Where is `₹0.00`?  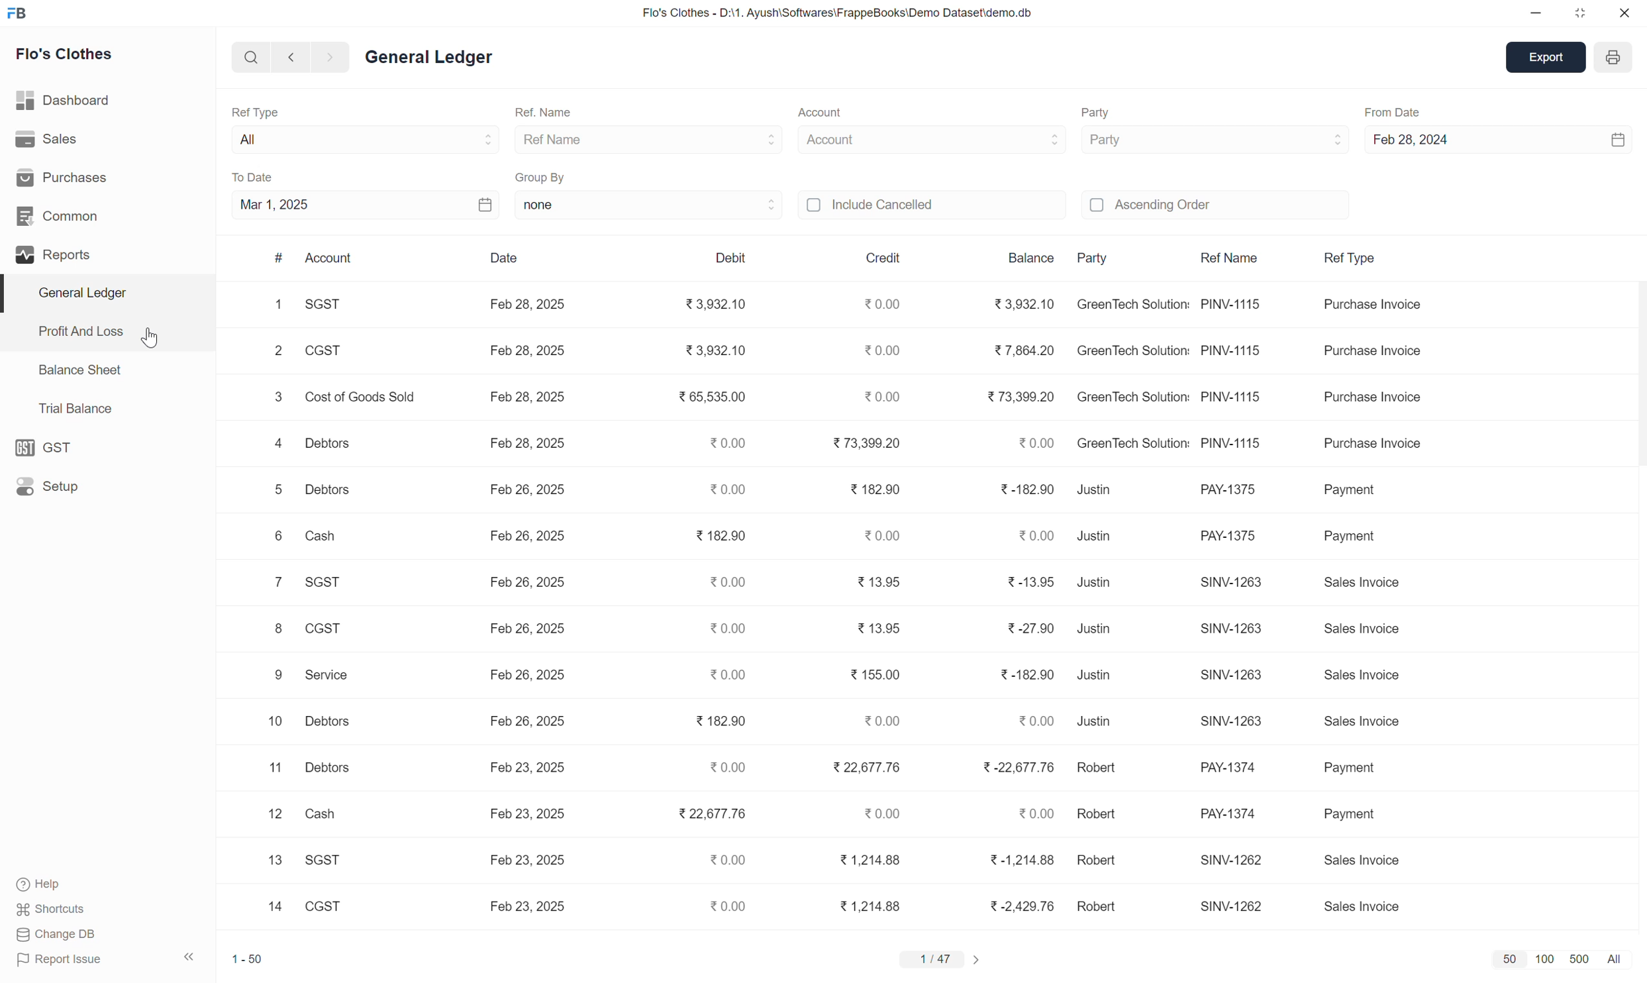
₹0.00 is located at coordinates (882, 306).